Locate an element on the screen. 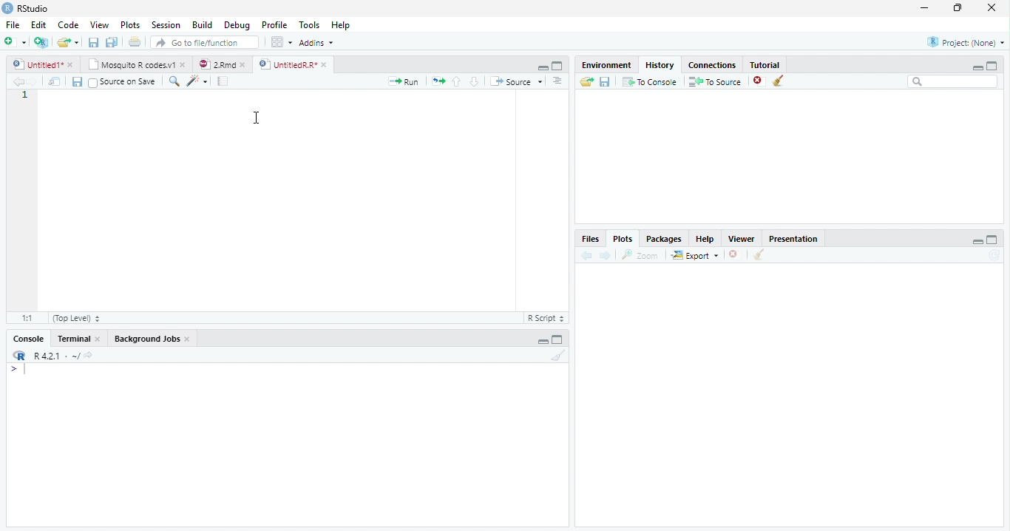 The height and width of the screenshot is (531, 1010). Delete is located at coordinates (733, 254).